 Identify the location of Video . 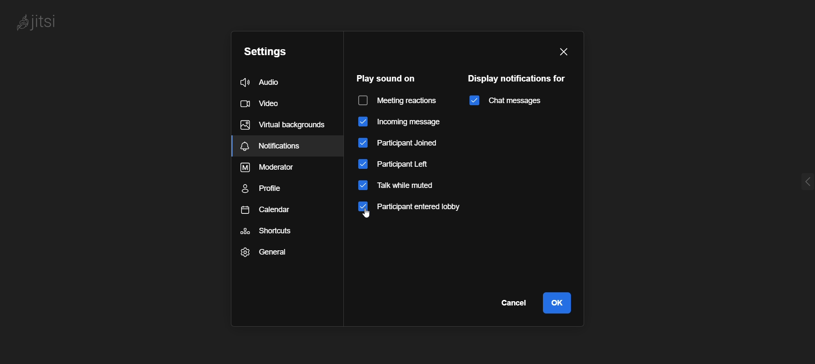
(272, 104).